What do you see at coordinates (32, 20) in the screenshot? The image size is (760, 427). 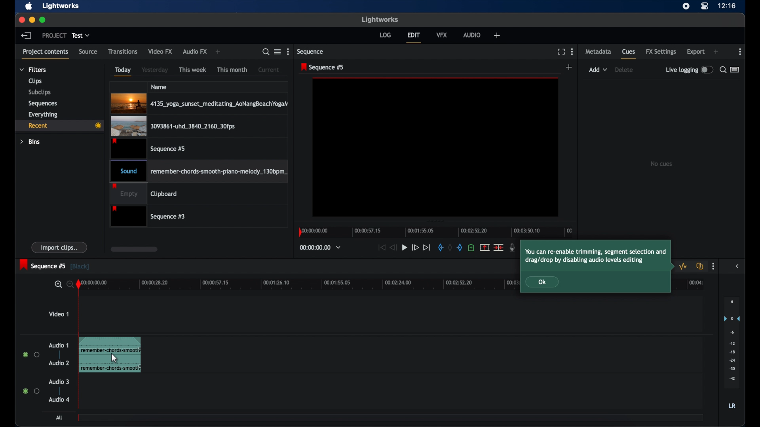 I see `minimize` at bounding box center [32, 20].